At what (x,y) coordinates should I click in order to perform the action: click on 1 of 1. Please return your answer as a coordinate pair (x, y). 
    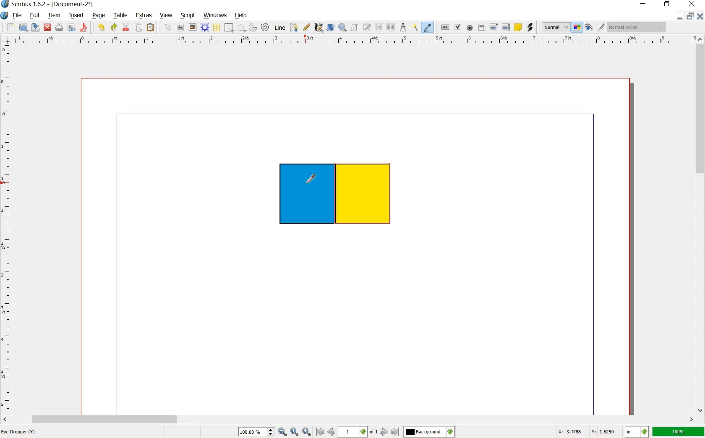
    Looking at the image, I should click on (358, 432).